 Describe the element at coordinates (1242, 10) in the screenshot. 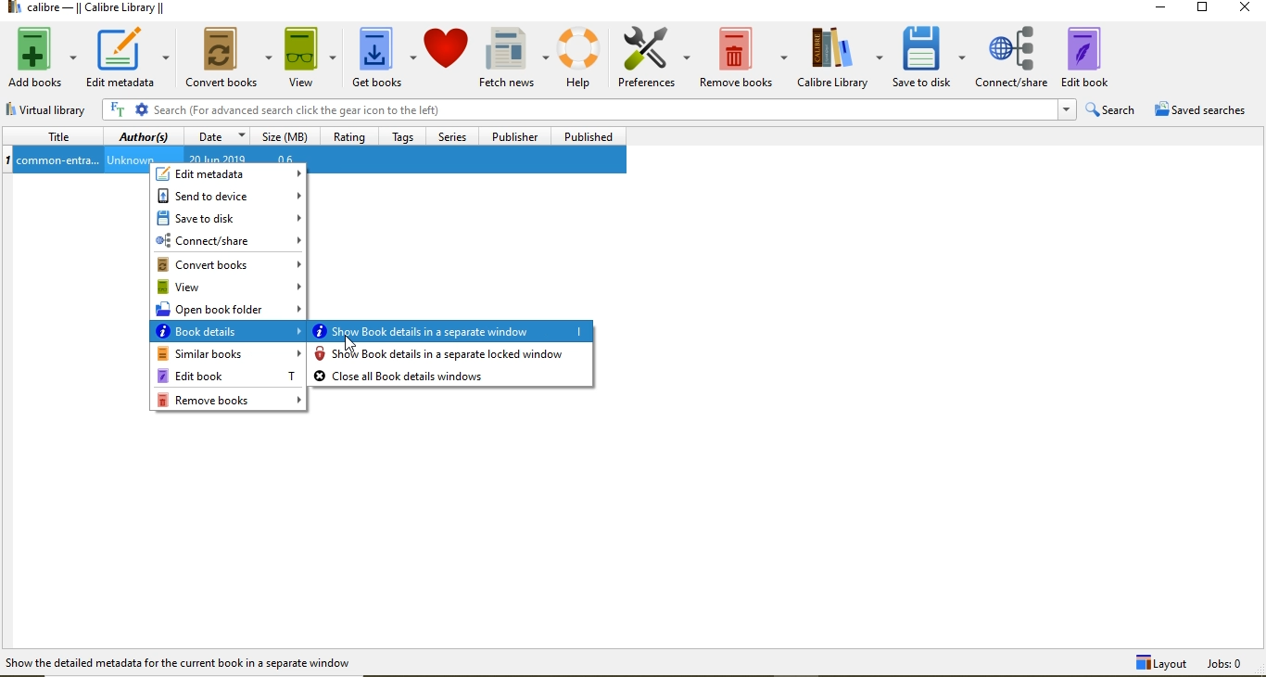

I see `Close` at that location.